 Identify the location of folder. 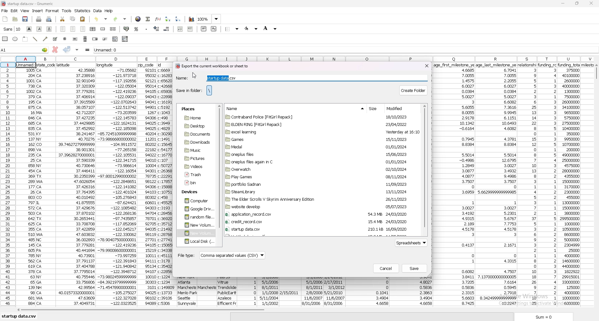
(320, 222).